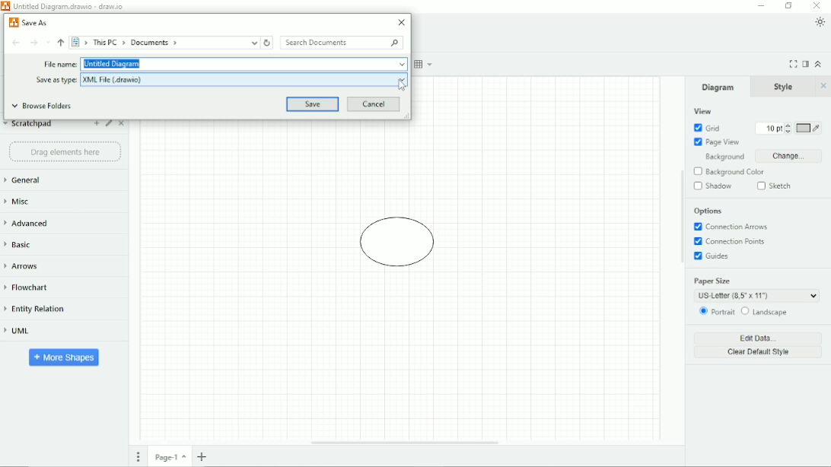 The width and height of the screenshot is (831, 467). I want to click on Close, so click(402, 23).